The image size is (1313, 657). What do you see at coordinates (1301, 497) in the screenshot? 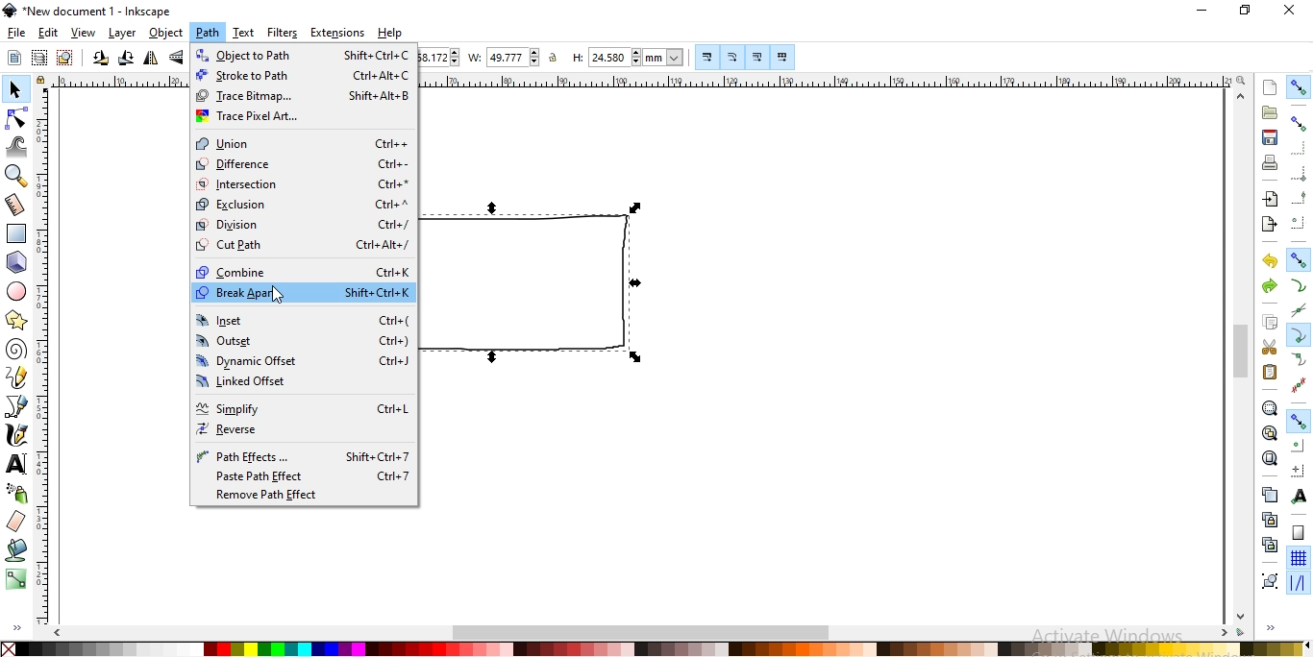
I see `snap text anchors and baselines` at bounding box center [1301, 497].